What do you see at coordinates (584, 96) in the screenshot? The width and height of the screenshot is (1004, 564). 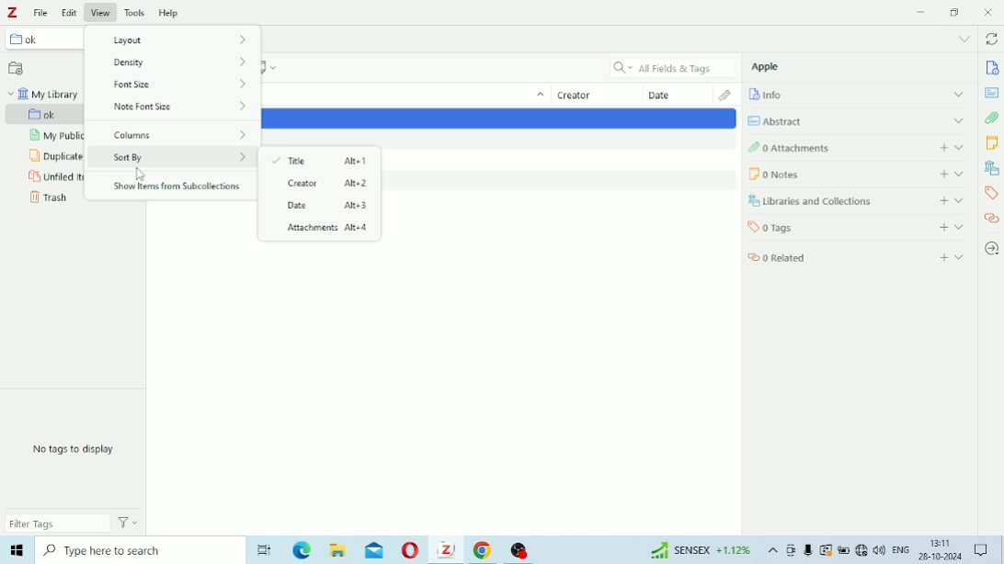 I see `Creator` at bounding box center [584, 96].